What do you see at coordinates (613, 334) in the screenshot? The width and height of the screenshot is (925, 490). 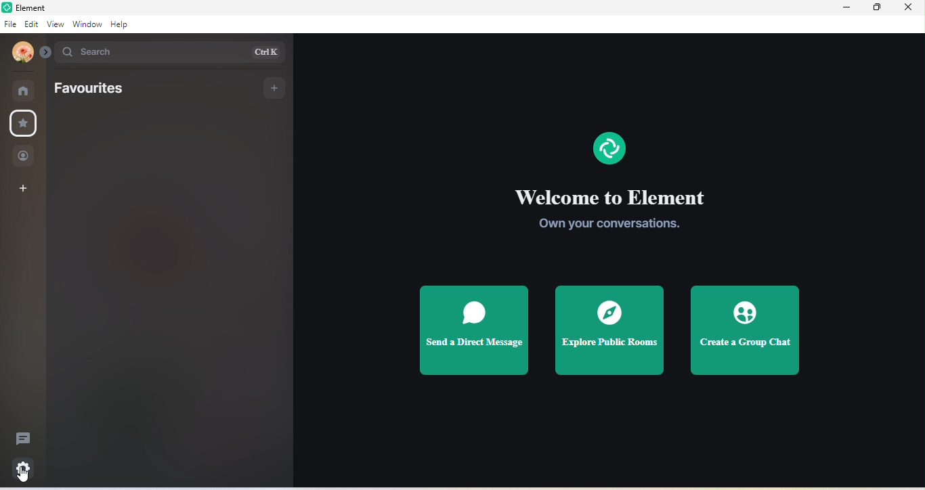 I see `explore public rooms` at bounding box center [613, 334].